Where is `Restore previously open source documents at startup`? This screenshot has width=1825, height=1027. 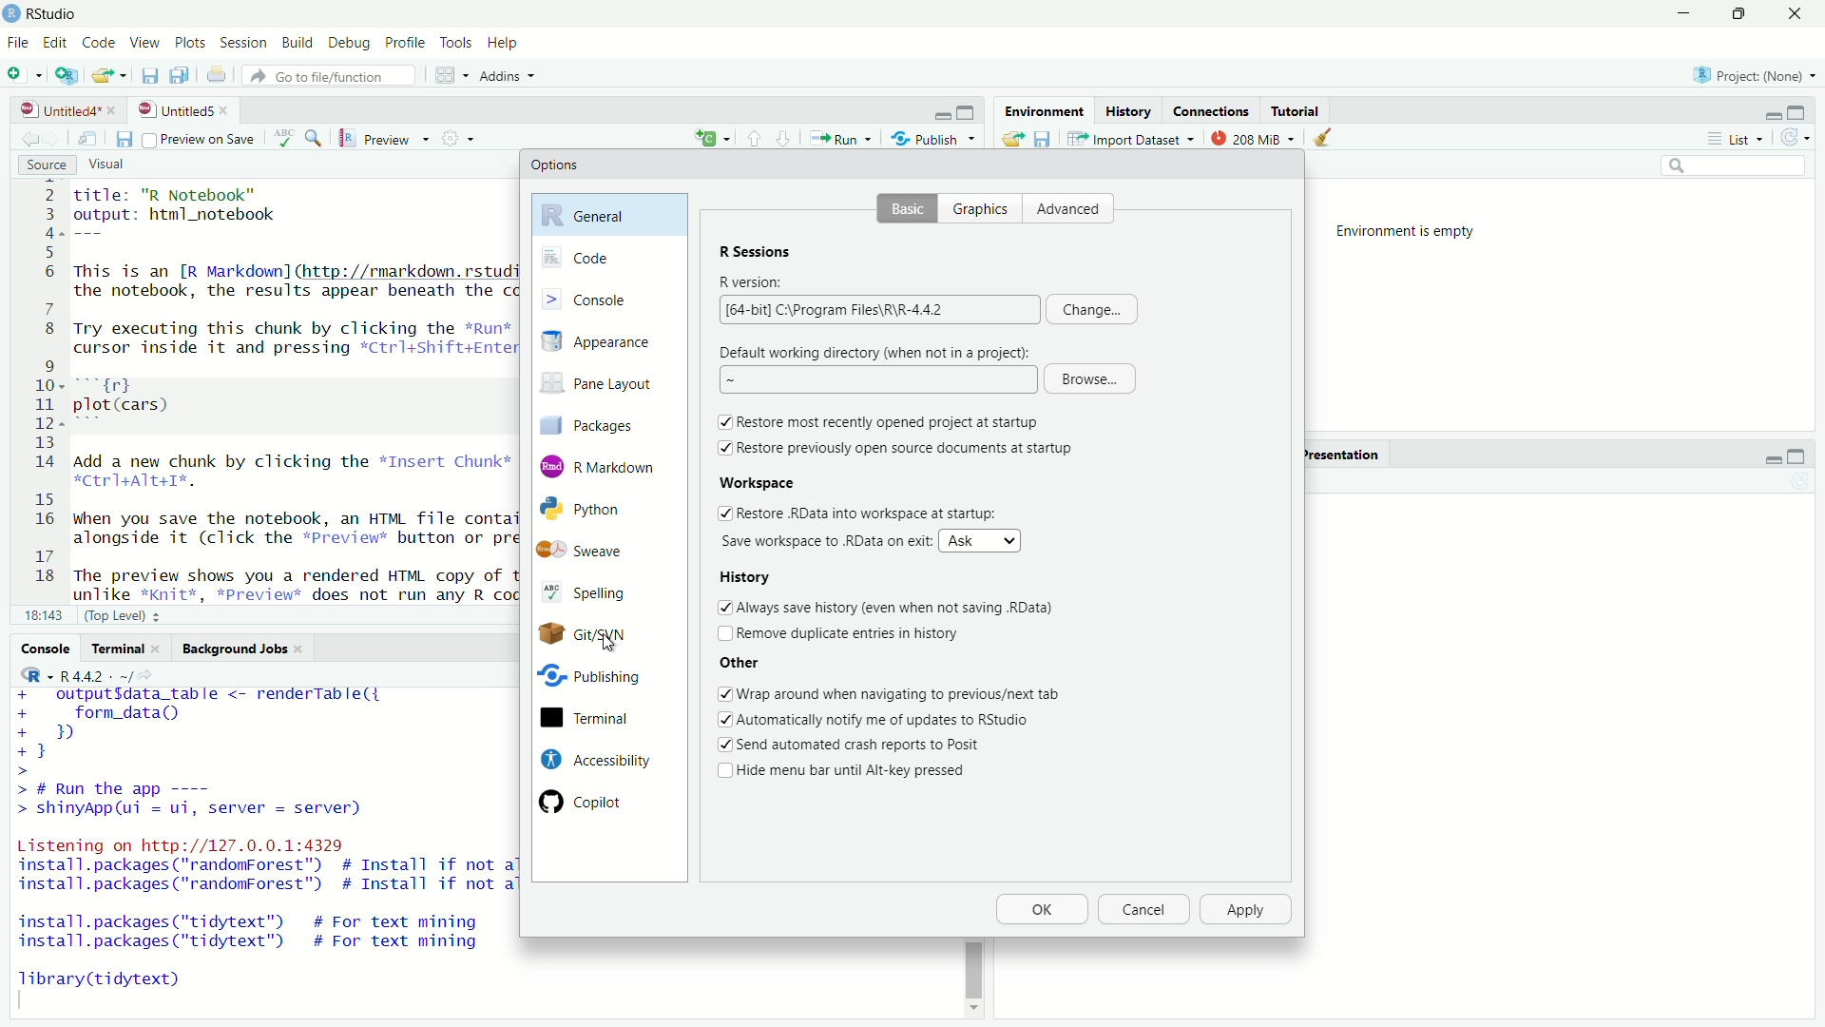
Restore previously open source documents at startup is located at coordinates (907, 447).